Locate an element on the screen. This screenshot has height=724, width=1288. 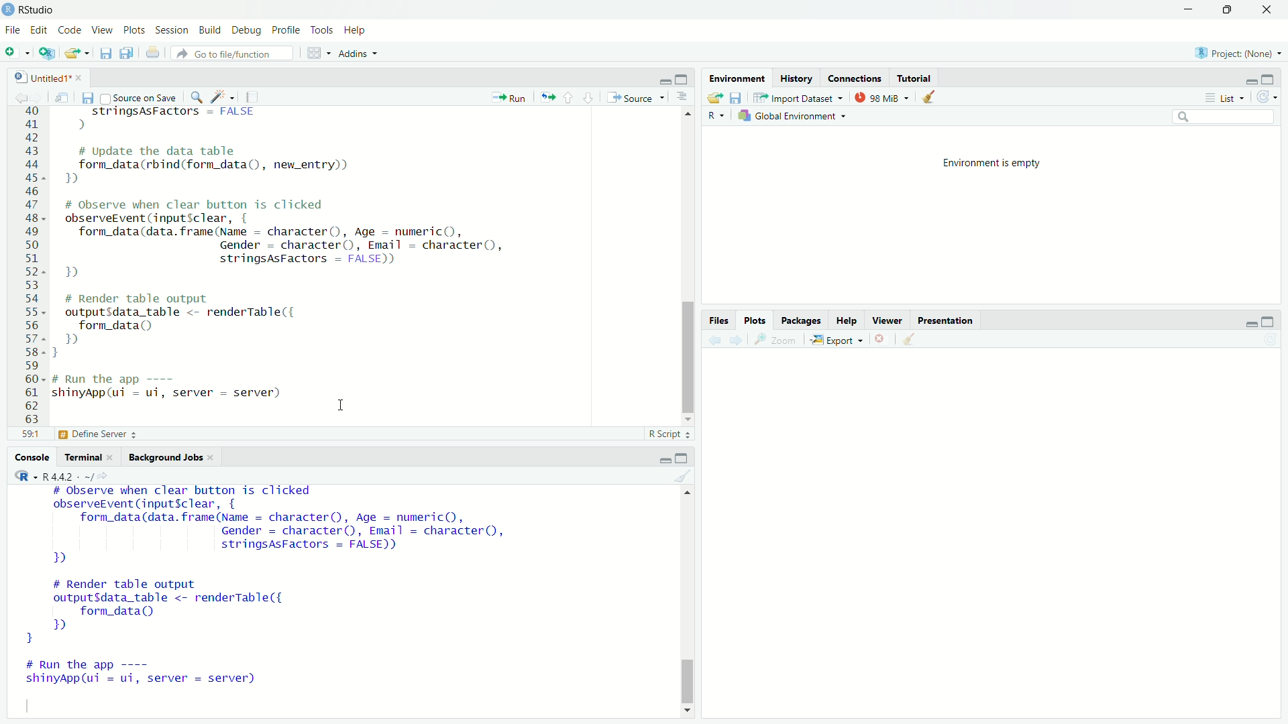
remove the current plot is located at coordinates (880, 341).